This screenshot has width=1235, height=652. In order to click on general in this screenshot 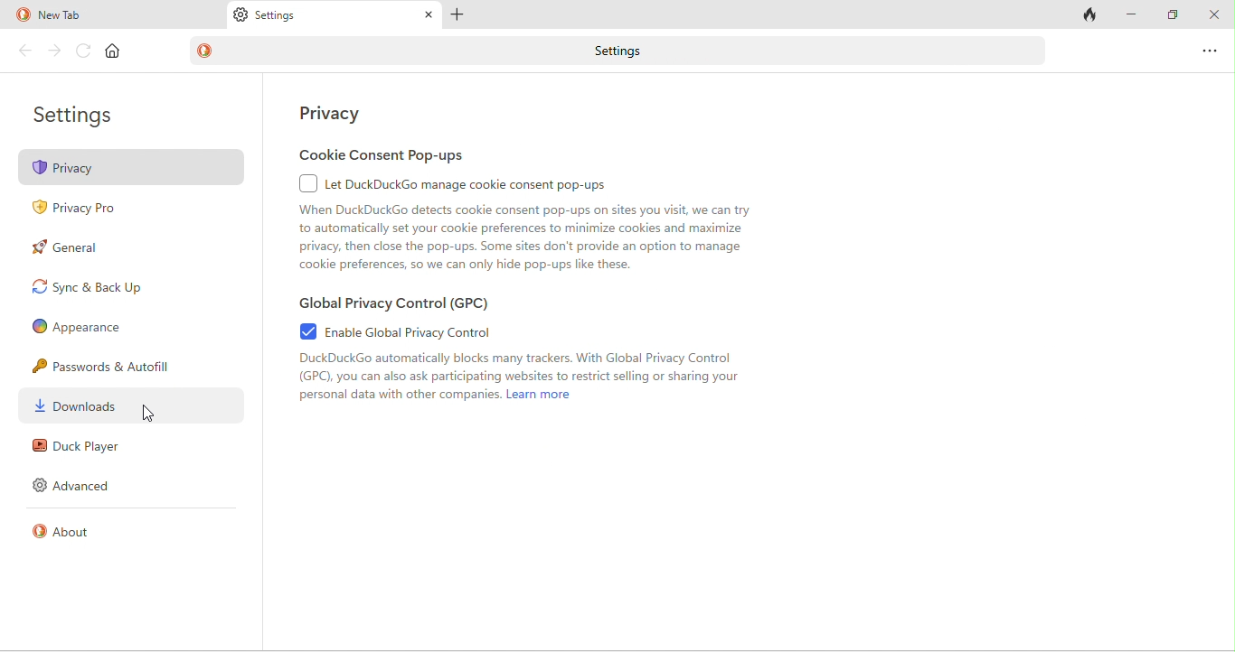, I will do `click(77, 249)`.